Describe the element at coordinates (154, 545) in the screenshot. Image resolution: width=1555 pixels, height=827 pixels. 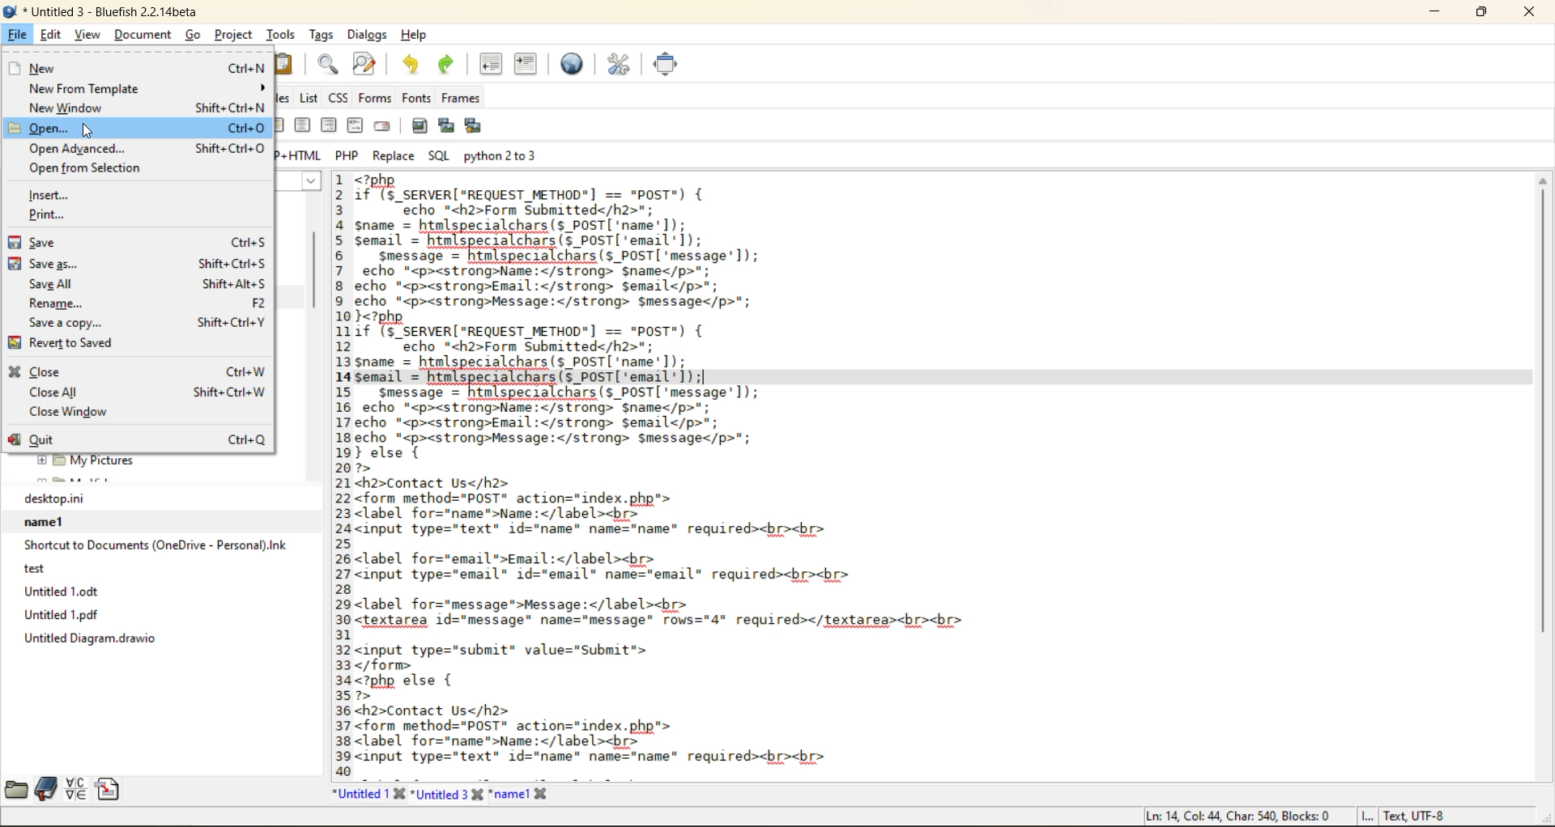
I see `Shortcut to Documents (OneDrive - Personal).lnk` at that location.